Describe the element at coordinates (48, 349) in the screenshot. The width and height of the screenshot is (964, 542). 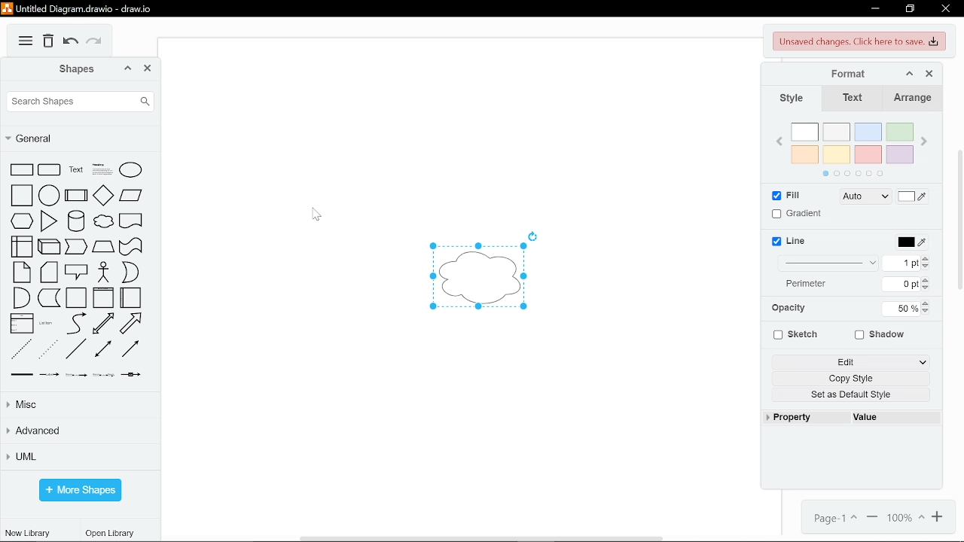
I see `dotted line` at that location.